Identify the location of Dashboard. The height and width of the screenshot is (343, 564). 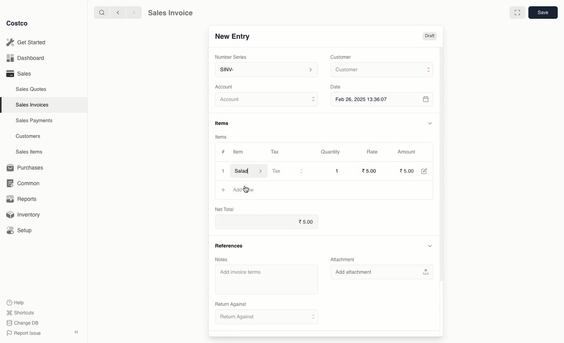
(24, 58).